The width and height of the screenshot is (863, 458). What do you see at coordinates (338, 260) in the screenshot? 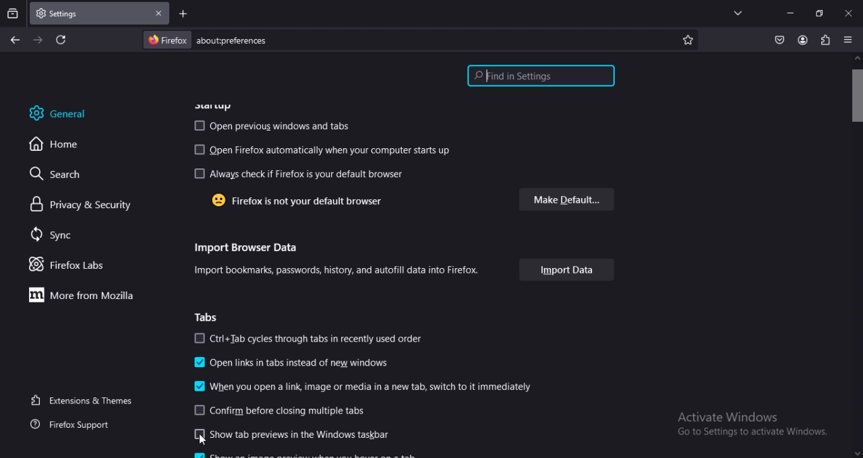
I see `Import Browser Data
Import bookmarks, passwords, history, and autofill data into Firefox.` at bounding box center [338, 260].